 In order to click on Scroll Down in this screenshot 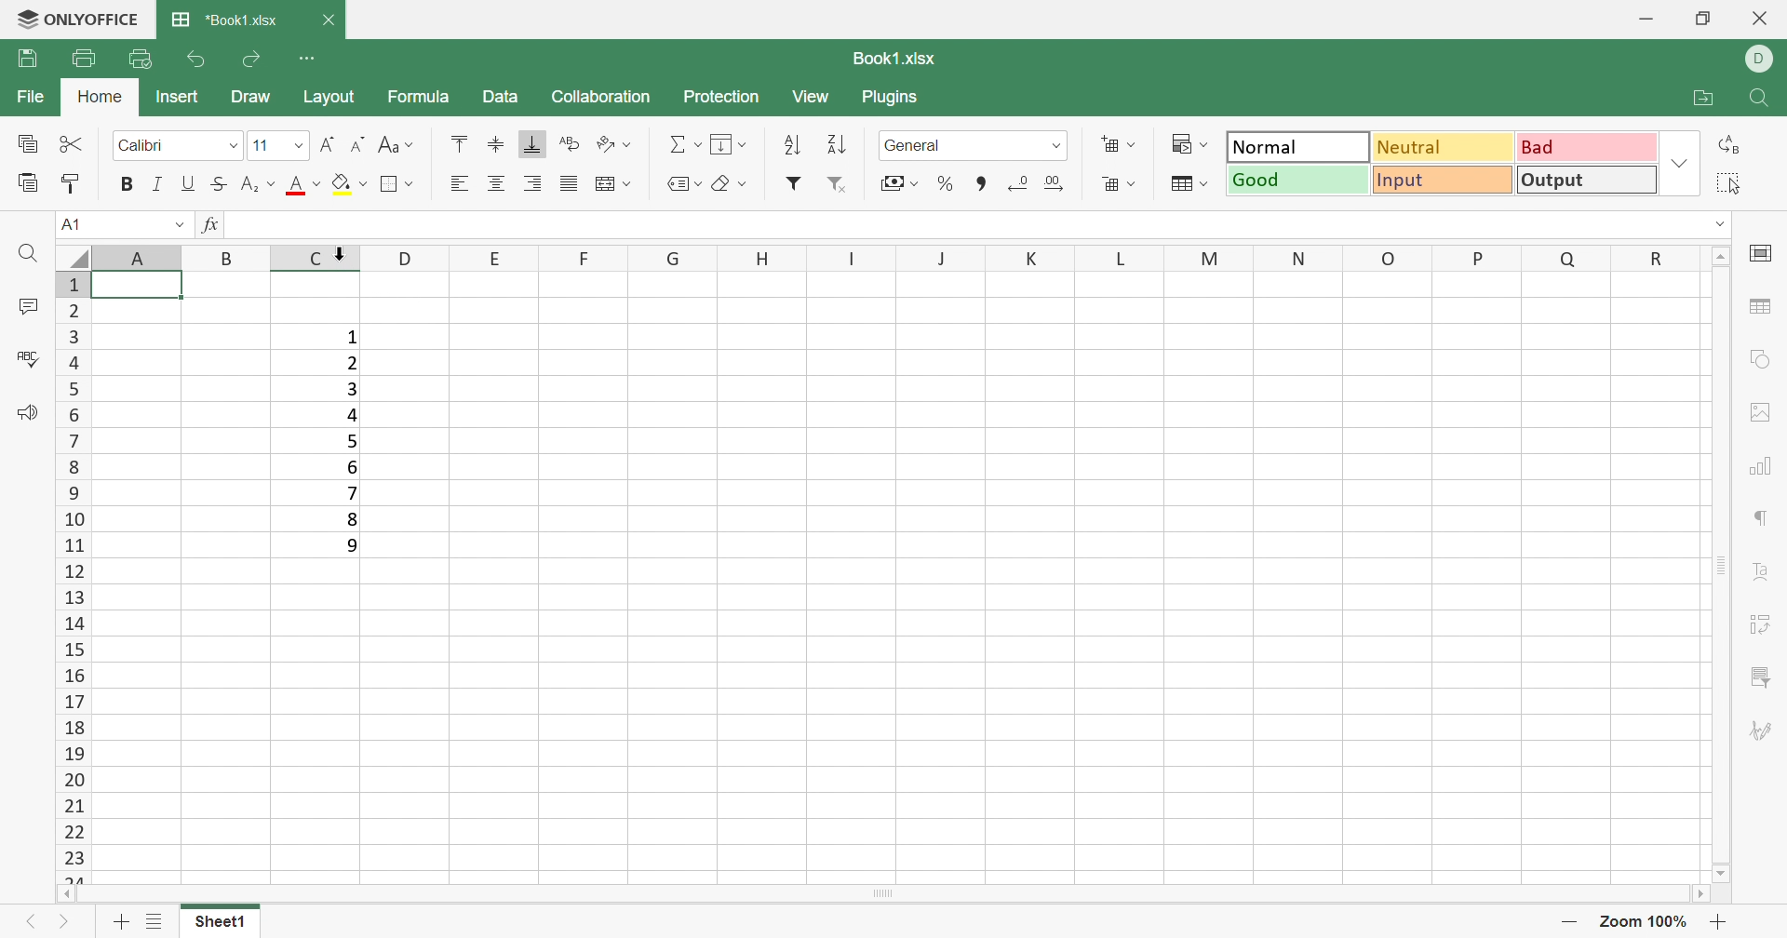, I will do `click(1719, 873)`.